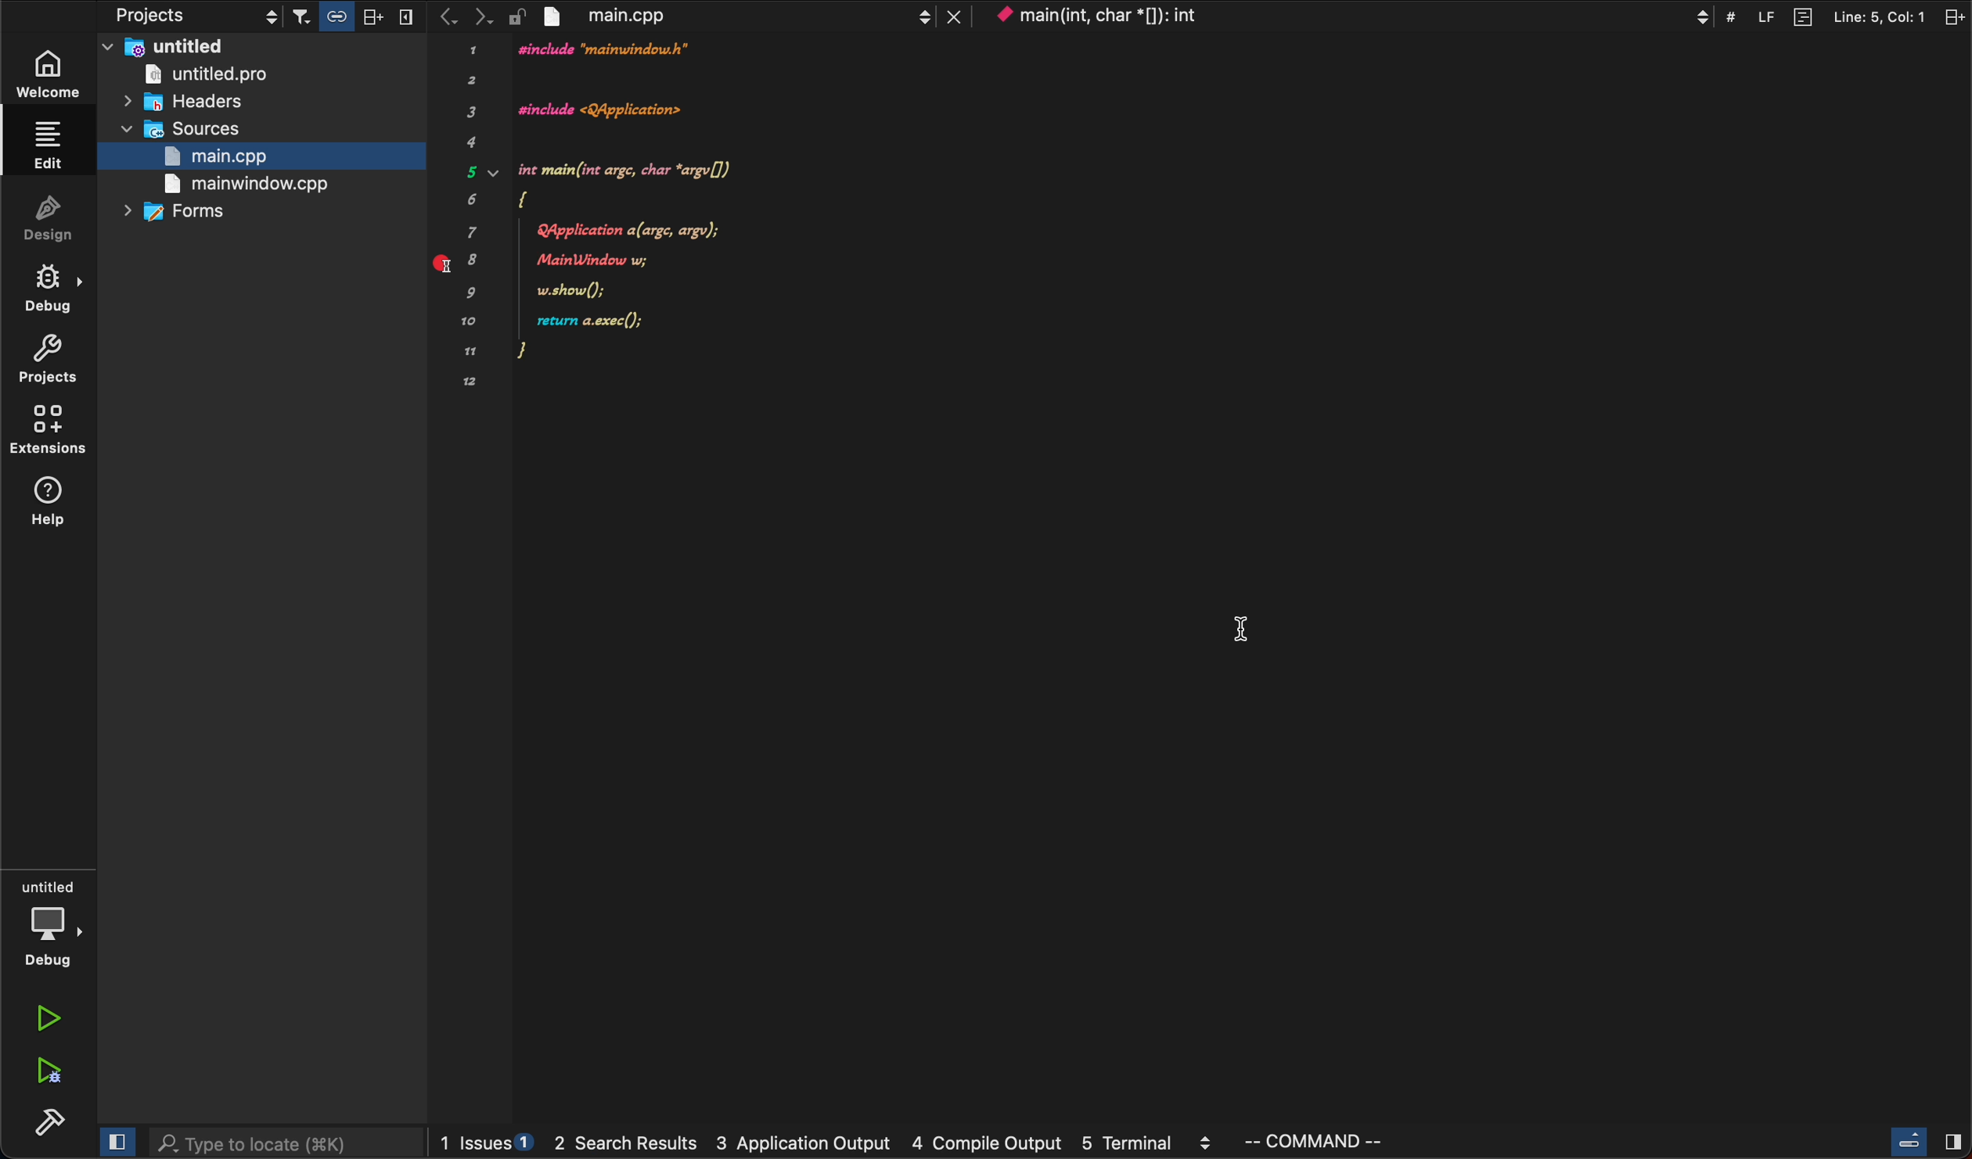 The height and width of the screenshot is (1159, 1972). I want to click on run debug, so click(46, 1074).